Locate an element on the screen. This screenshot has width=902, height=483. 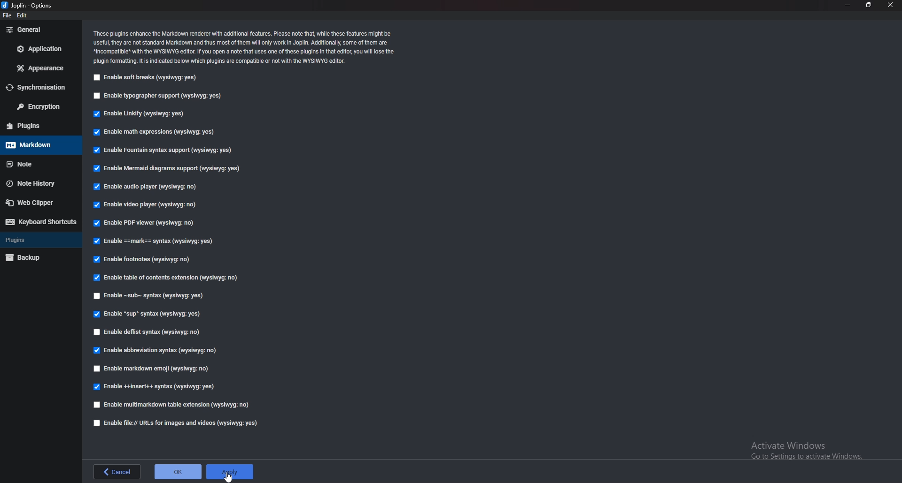
Enable multi markdown table is located at coordinates (174, 405).